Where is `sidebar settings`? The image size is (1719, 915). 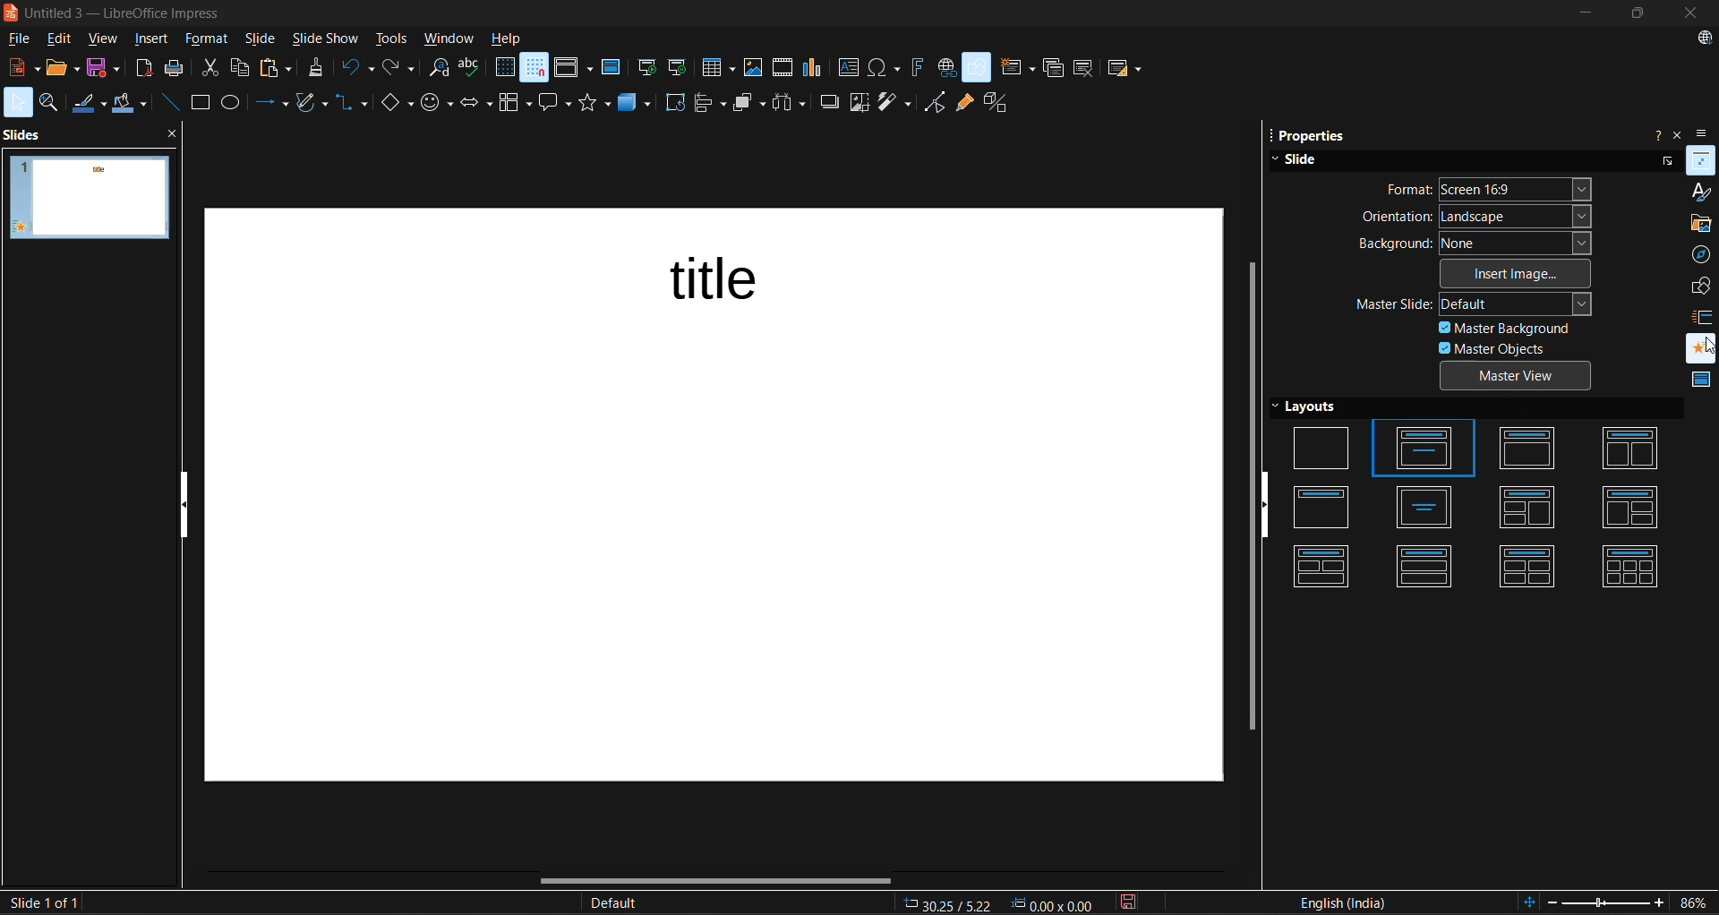
sidebar settings is located at coordinates (1704, 135).